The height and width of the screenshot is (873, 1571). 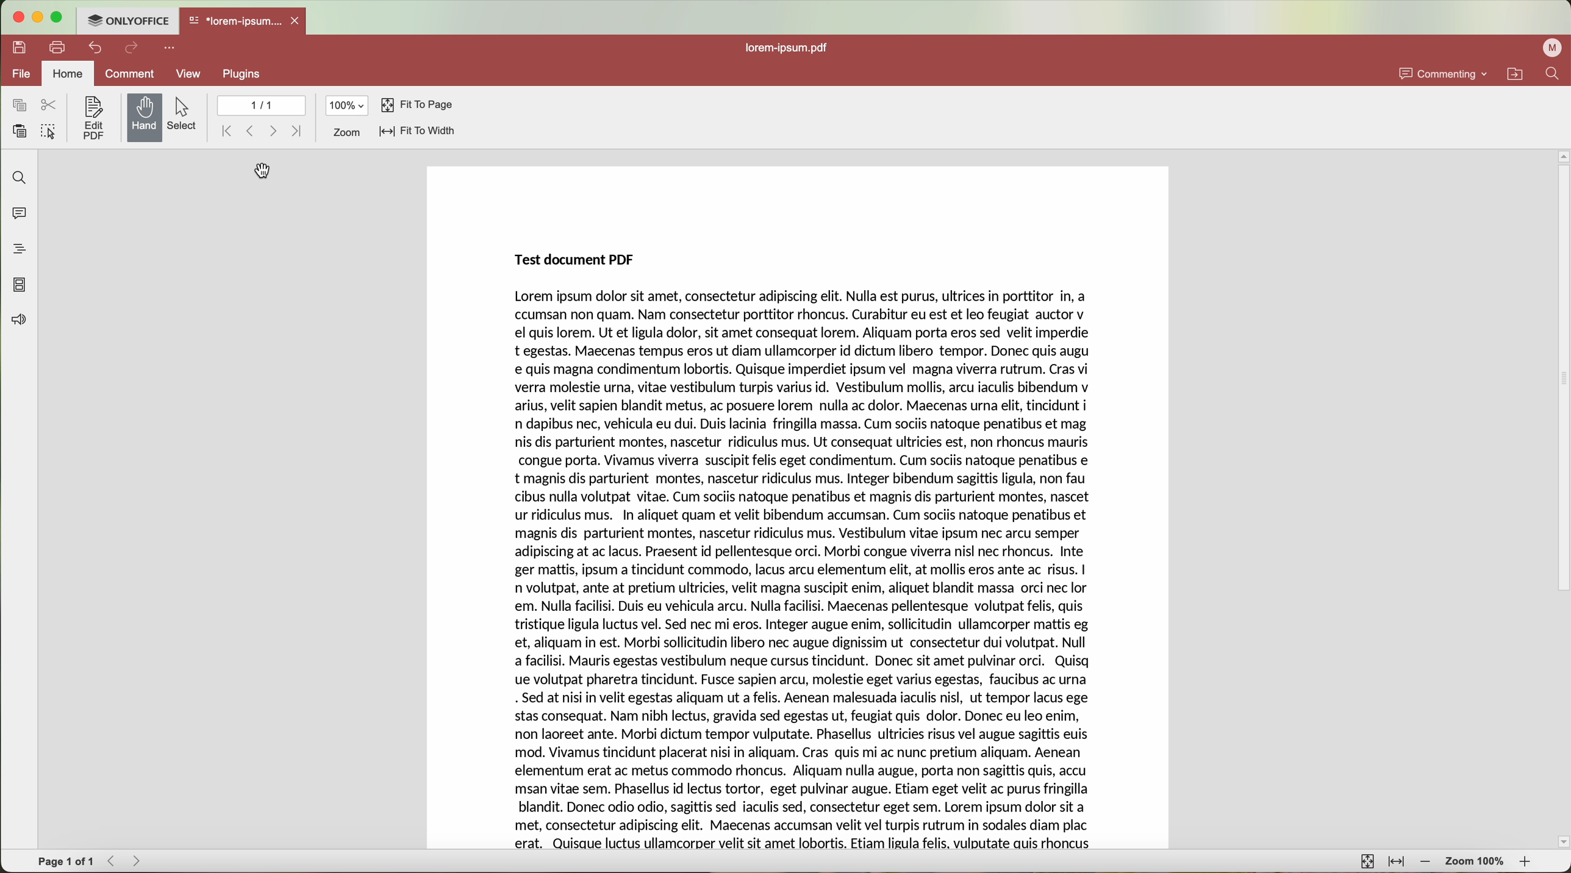 What do you see at coordinates (571, 260) in the screenshot?
I see `Test document PDF` at bounding box center [571, 260].